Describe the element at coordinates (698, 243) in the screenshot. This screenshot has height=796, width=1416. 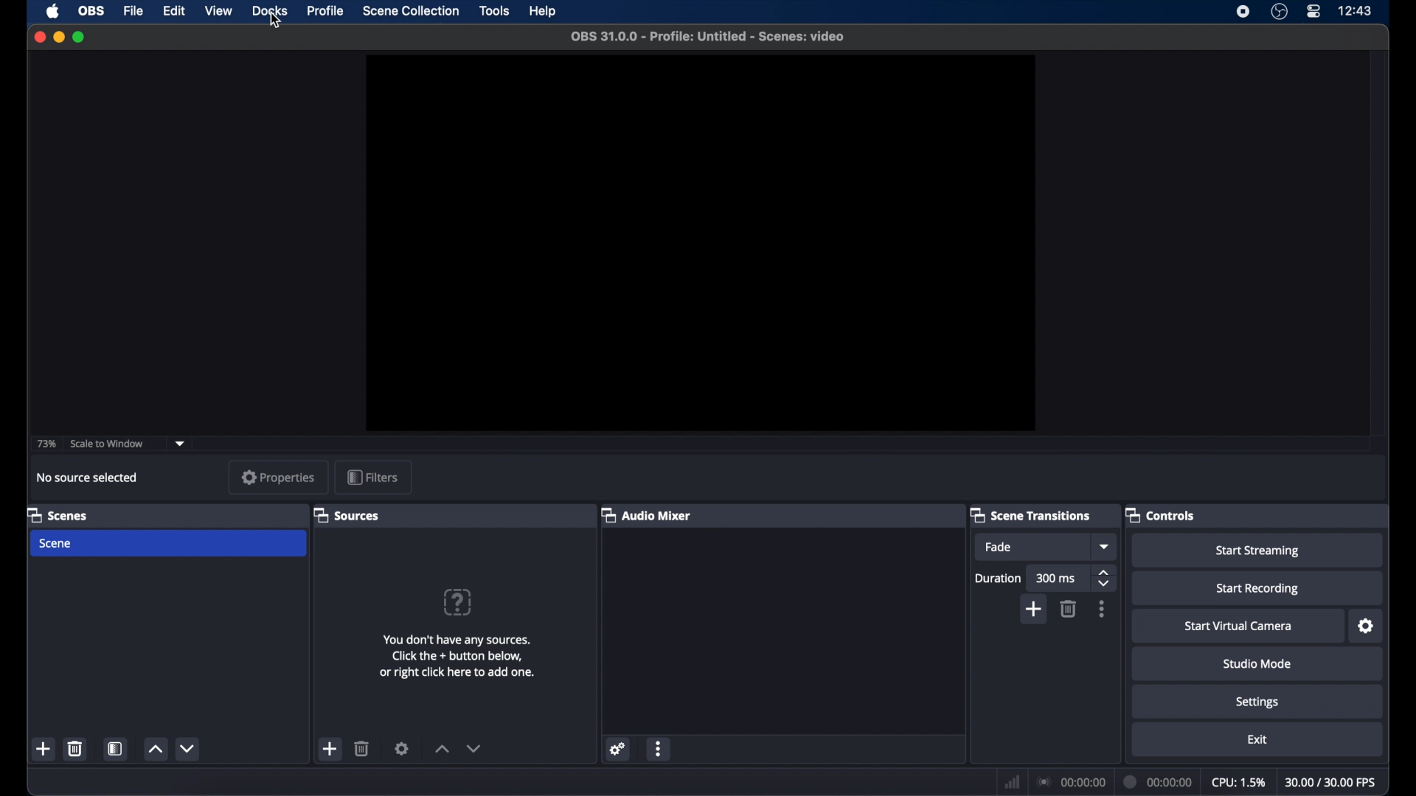
I see `preview` at that location.